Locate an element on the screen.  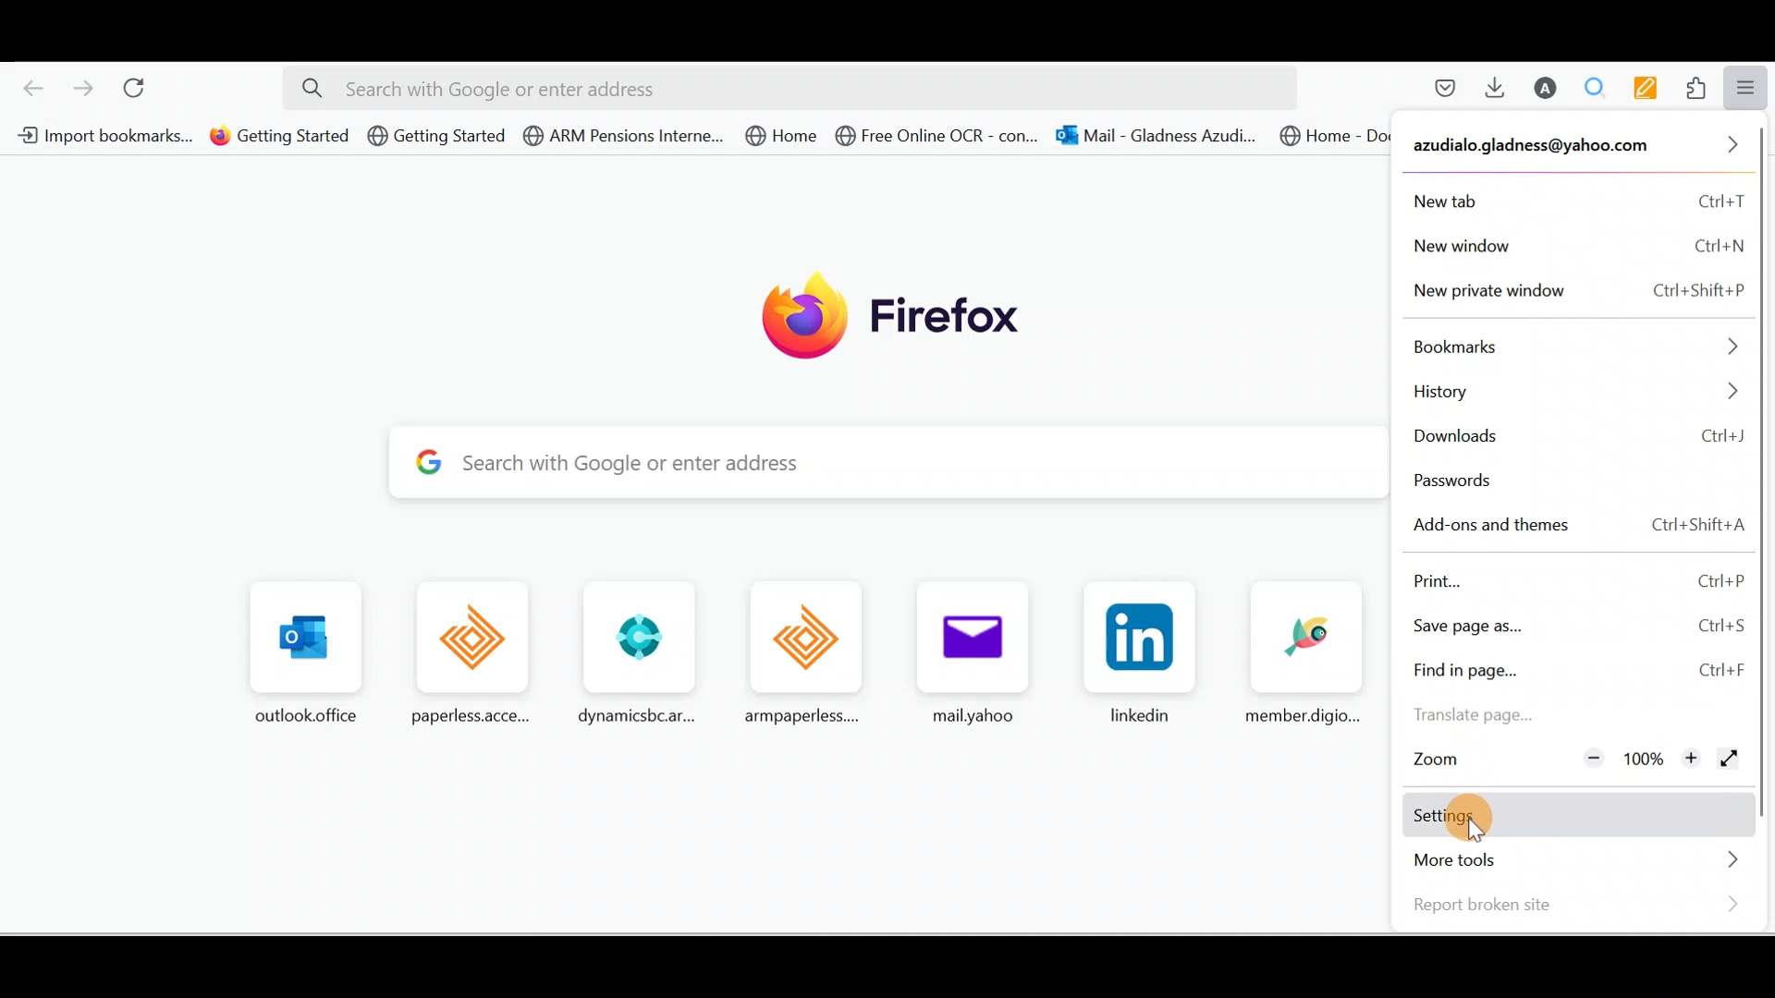
Account is located at coordinates (1573, 140).